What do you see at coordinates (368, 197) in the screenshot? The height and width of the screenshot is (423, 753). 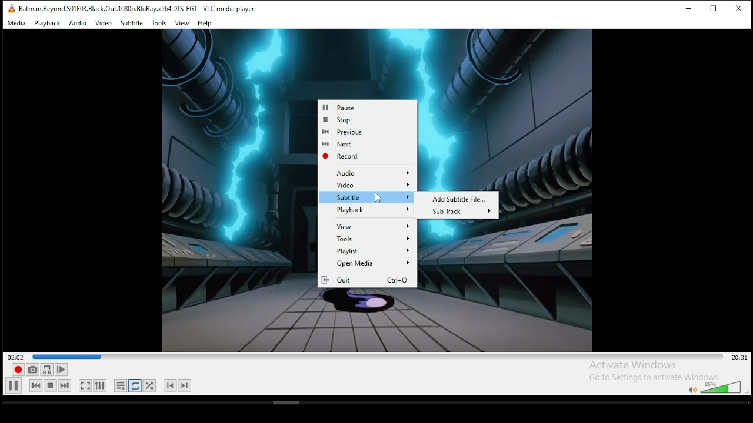 I see `subtitles` at bounding box center [368, 197].